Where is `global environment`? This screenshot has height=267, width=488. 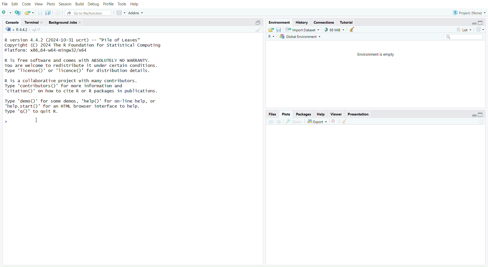
global environment is located at coordinates (301, 37).